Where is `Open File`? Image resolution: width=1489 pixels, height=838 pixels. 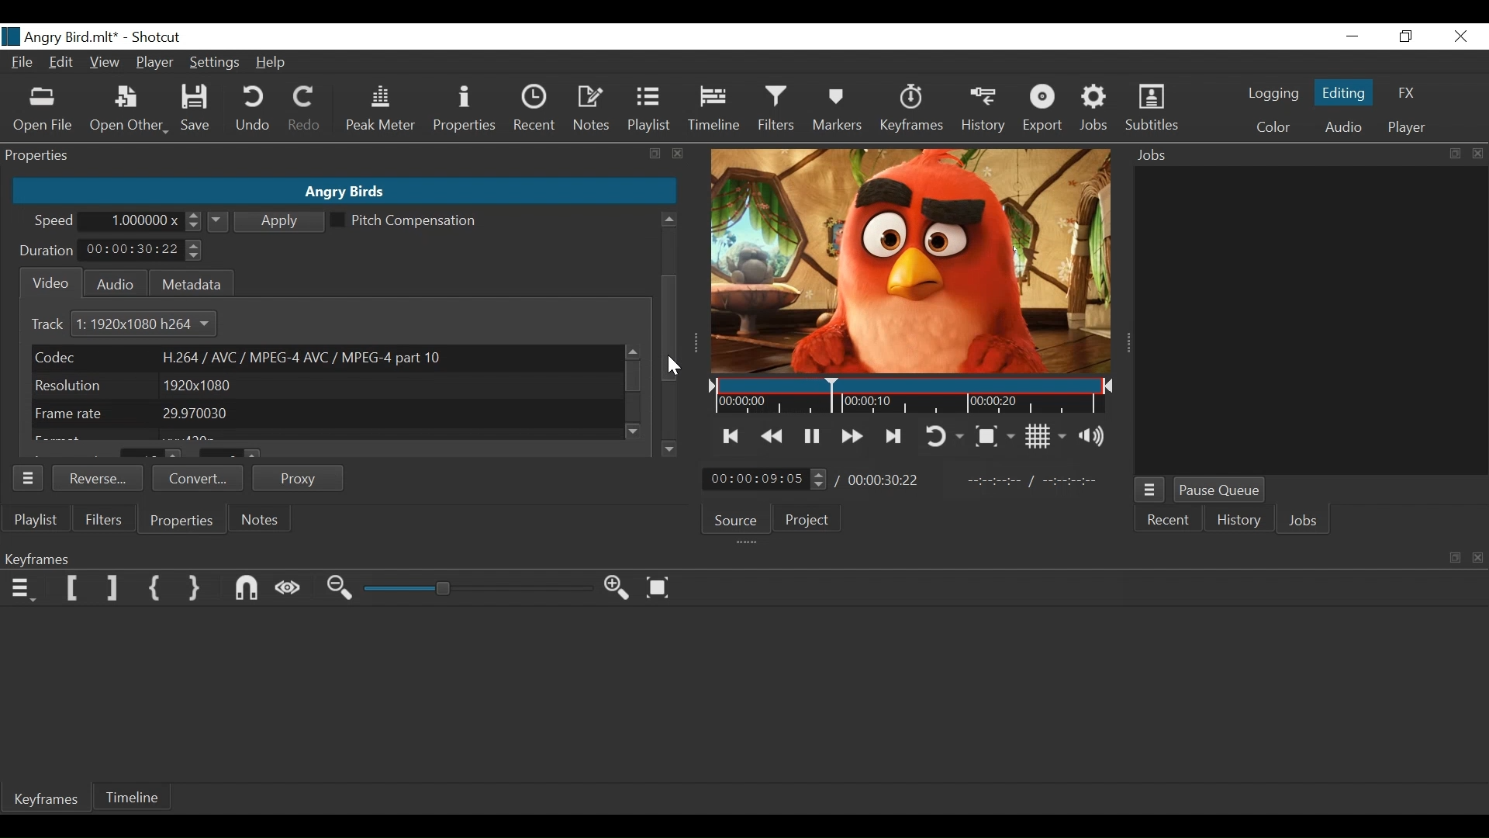
Open File is located at coordinates (41, 111).